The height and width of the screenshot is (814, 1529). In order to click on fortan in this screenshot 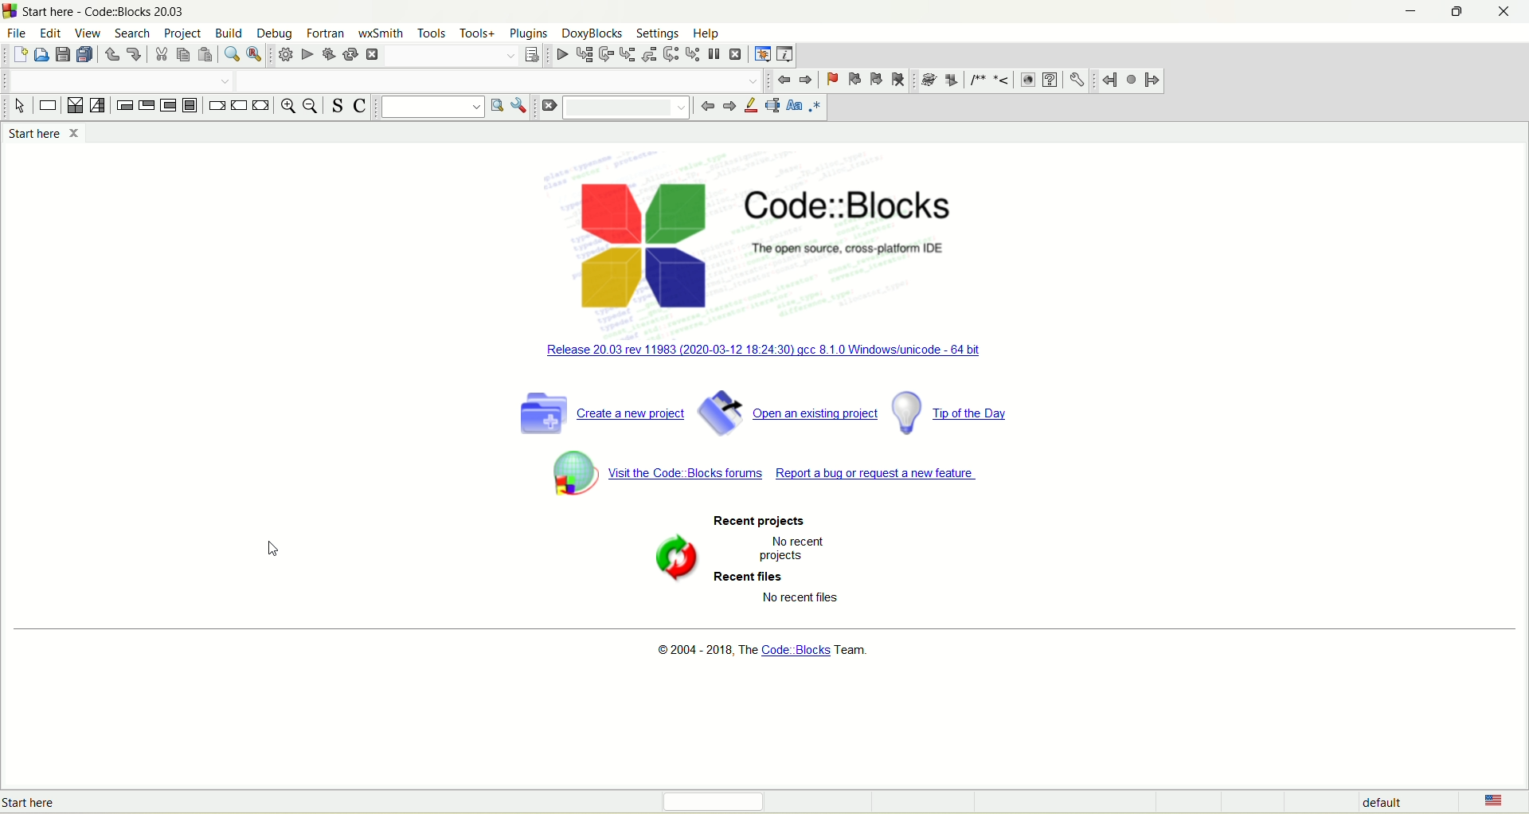, I will do `click(327, 33)`.